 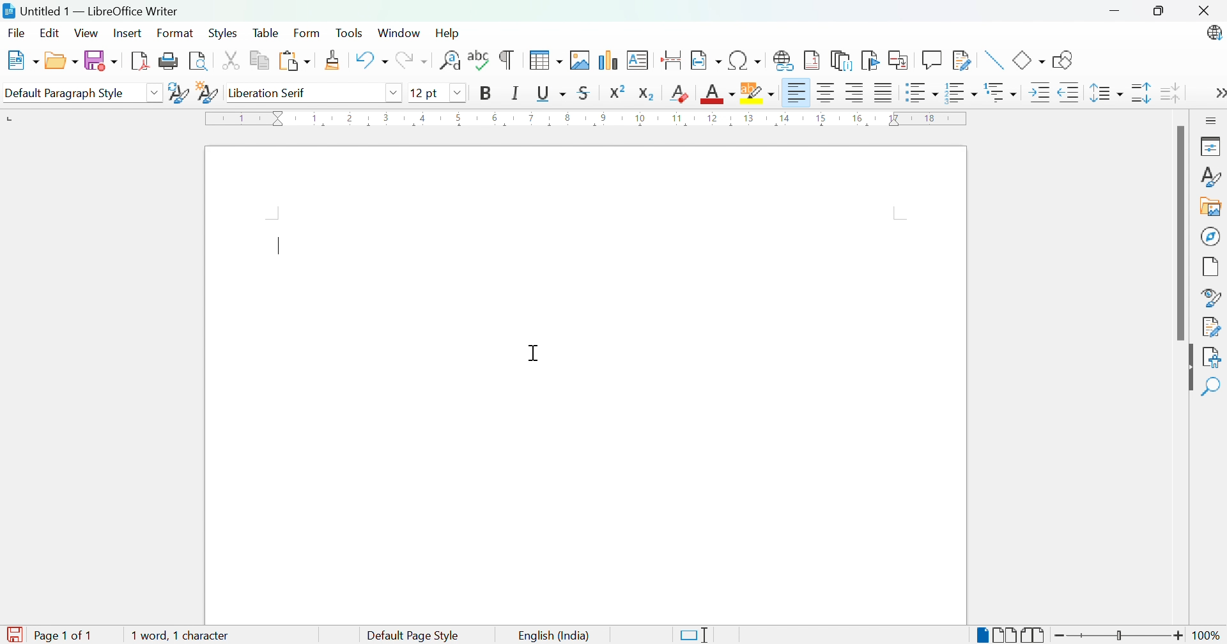 What do you see at coordinates (89, 10) in the screenshot?
I see `Untitled 1 - LibreOffice Writer` at bounding box center [89, 10].